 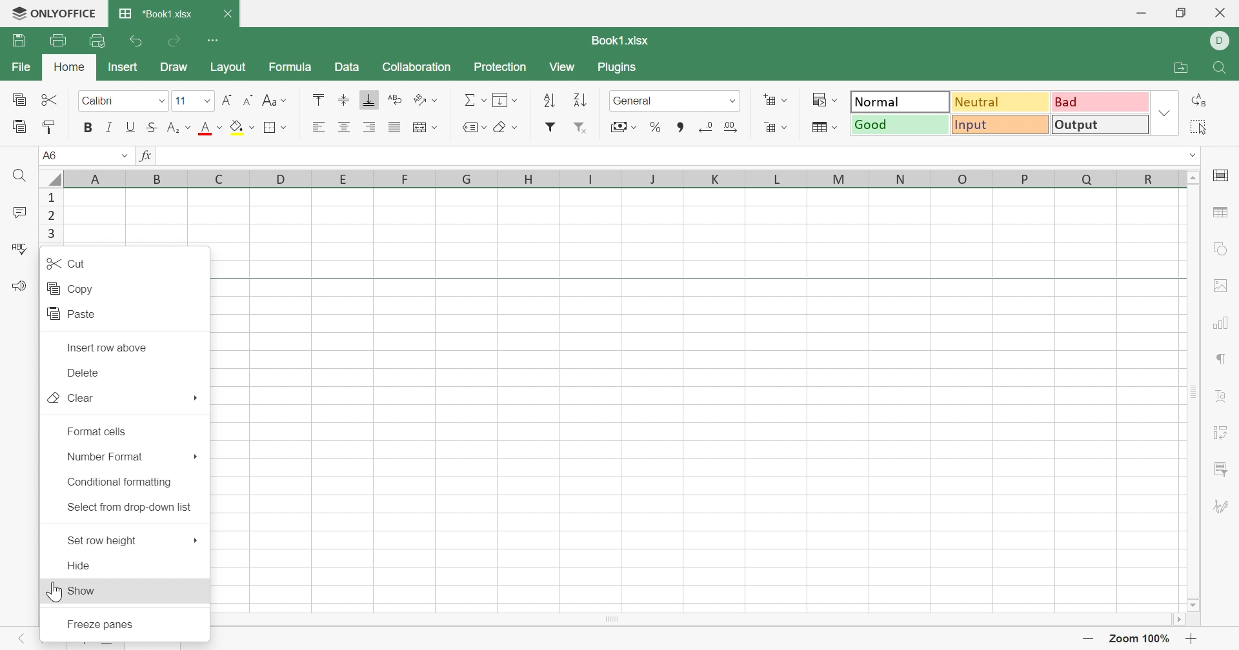 I want to click on Home, so click(x=72, y=67).